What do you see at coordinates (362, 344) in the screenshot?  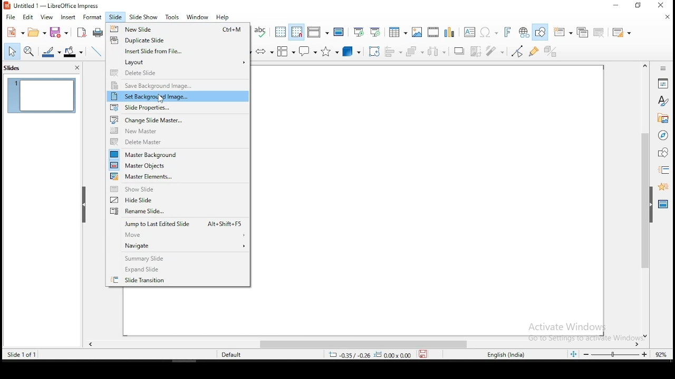 I see `scroll bar` at bounding box center [362, 344].